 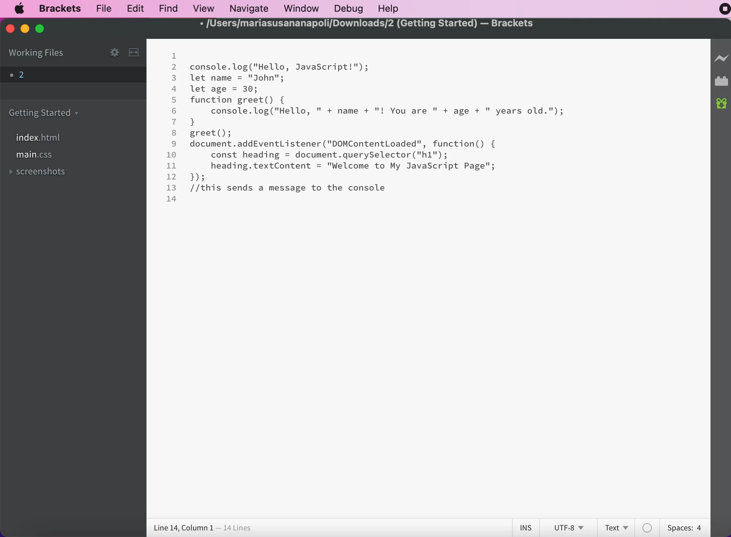 What do you see at coordinates (48, 112) in the screenshot?
I see `getting started folder` at bounding box center [48, 112].